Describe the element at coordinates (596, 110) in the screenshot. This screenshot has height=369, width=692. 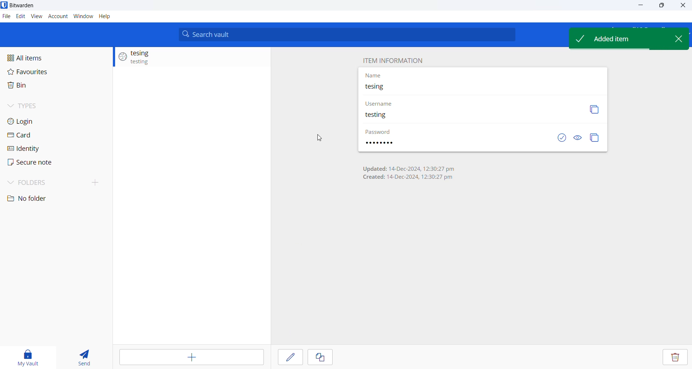
I see `copy username` at that location.